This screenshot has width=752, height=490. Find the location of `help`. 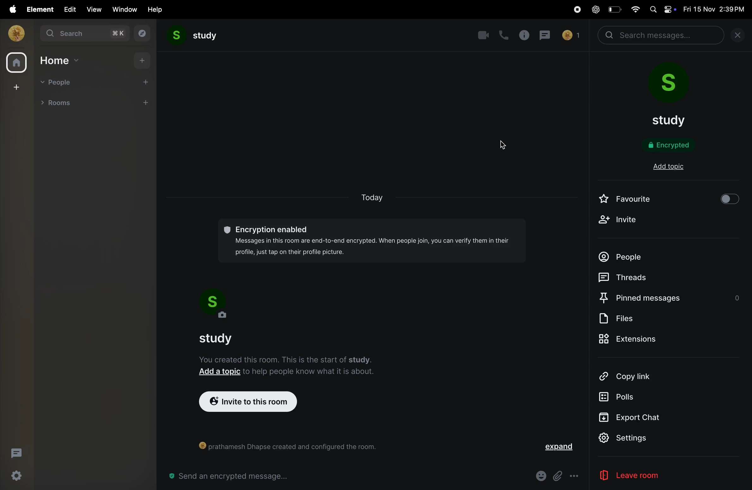

help is located at coordinates (156, 9).